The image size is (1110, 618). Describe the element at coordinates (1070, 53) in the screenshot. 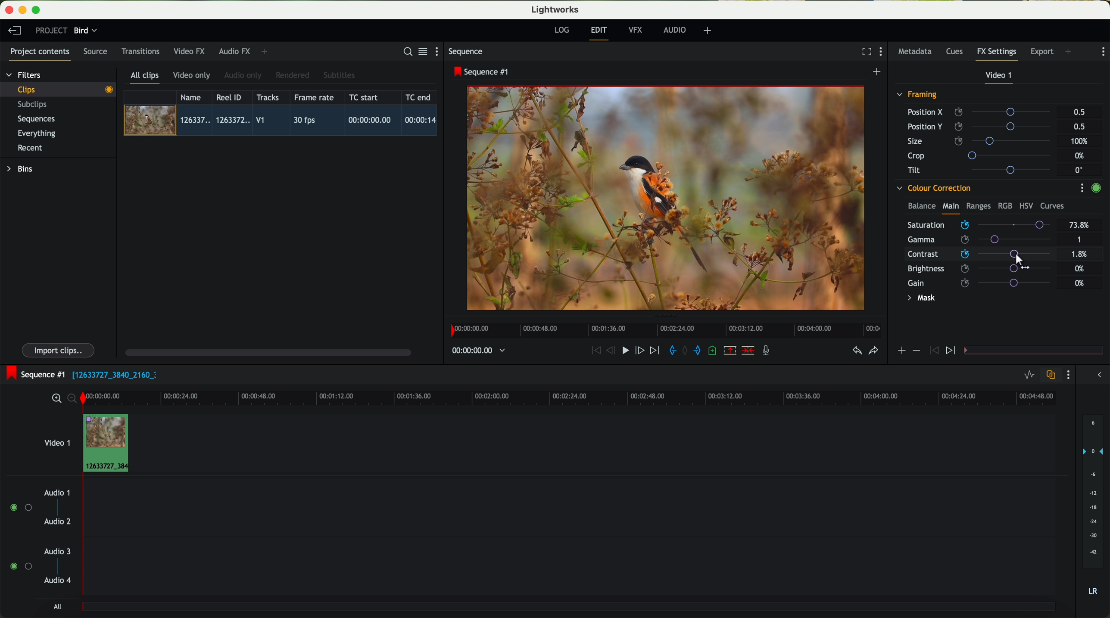

I see `add panel` at that location.